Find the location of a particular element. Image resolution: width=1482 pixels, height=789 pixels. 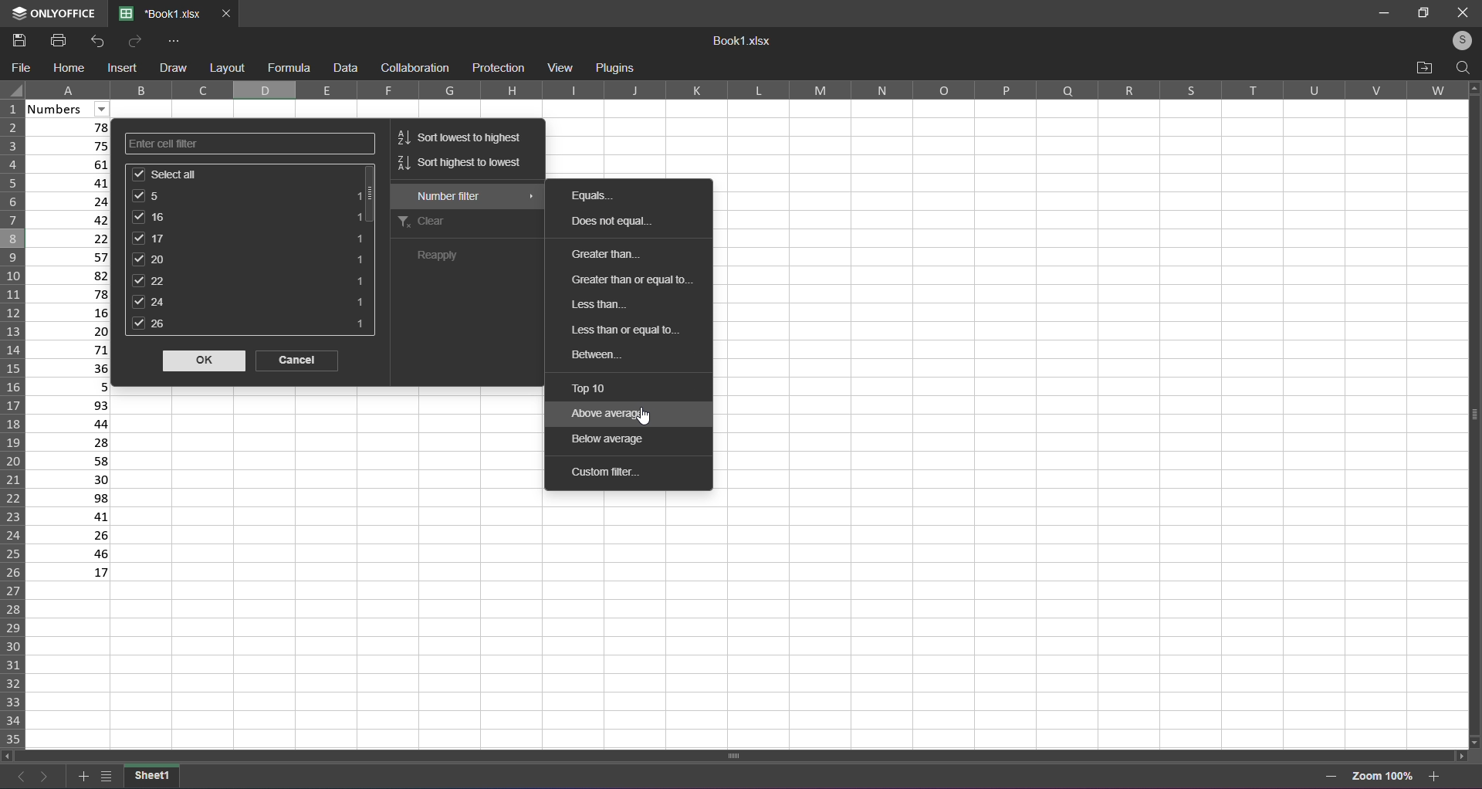

Minimize is located at coordinates (1380, 12).